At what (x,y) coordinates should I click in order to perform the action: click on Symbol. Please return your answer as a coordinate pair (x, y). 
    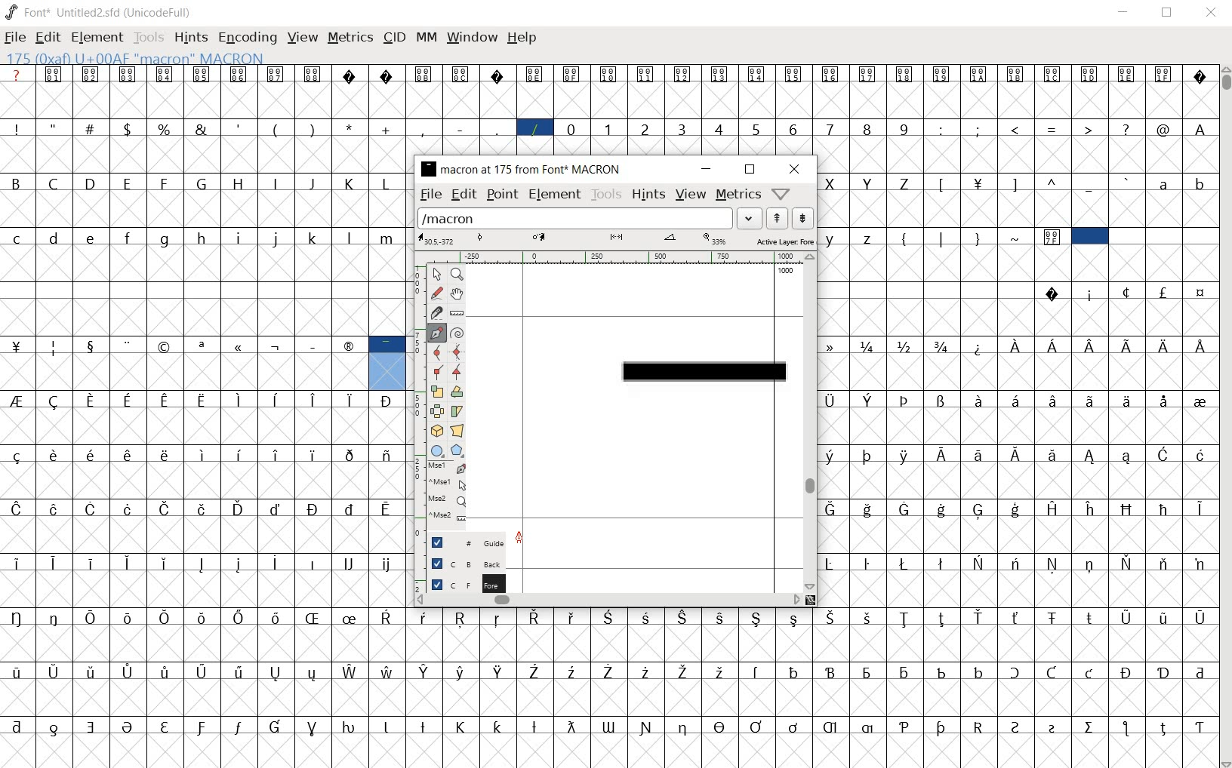
    Looking at the image, I should click on (867, 564).